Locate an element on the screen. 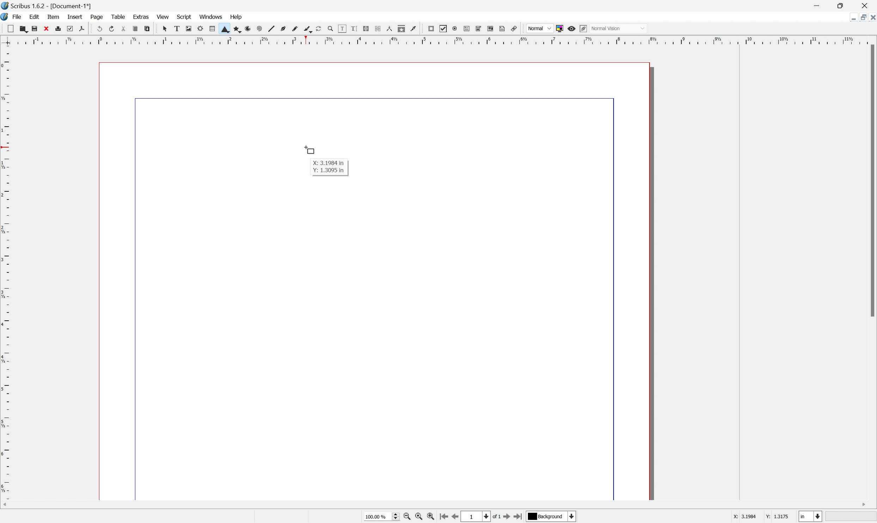  Shape is located at coordinates (222, 30).